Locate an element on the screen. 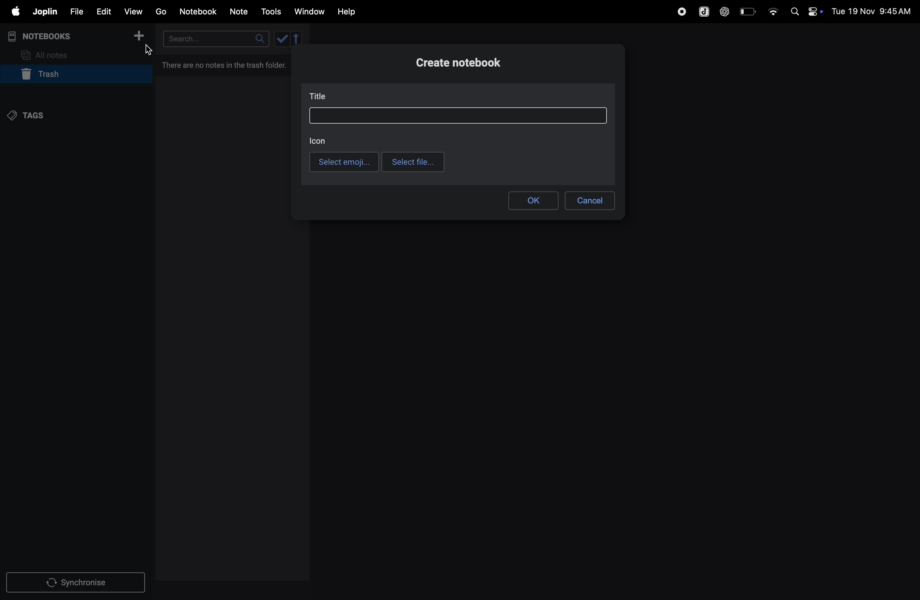 The image size is (920, 600). battery is located at coordinates (748, 11).